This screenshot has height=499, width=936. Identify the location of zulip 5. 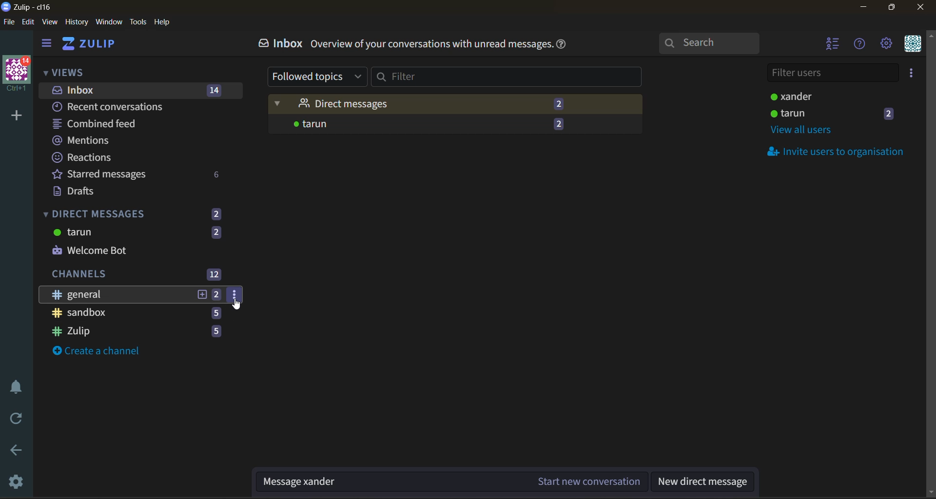
(138, 332).